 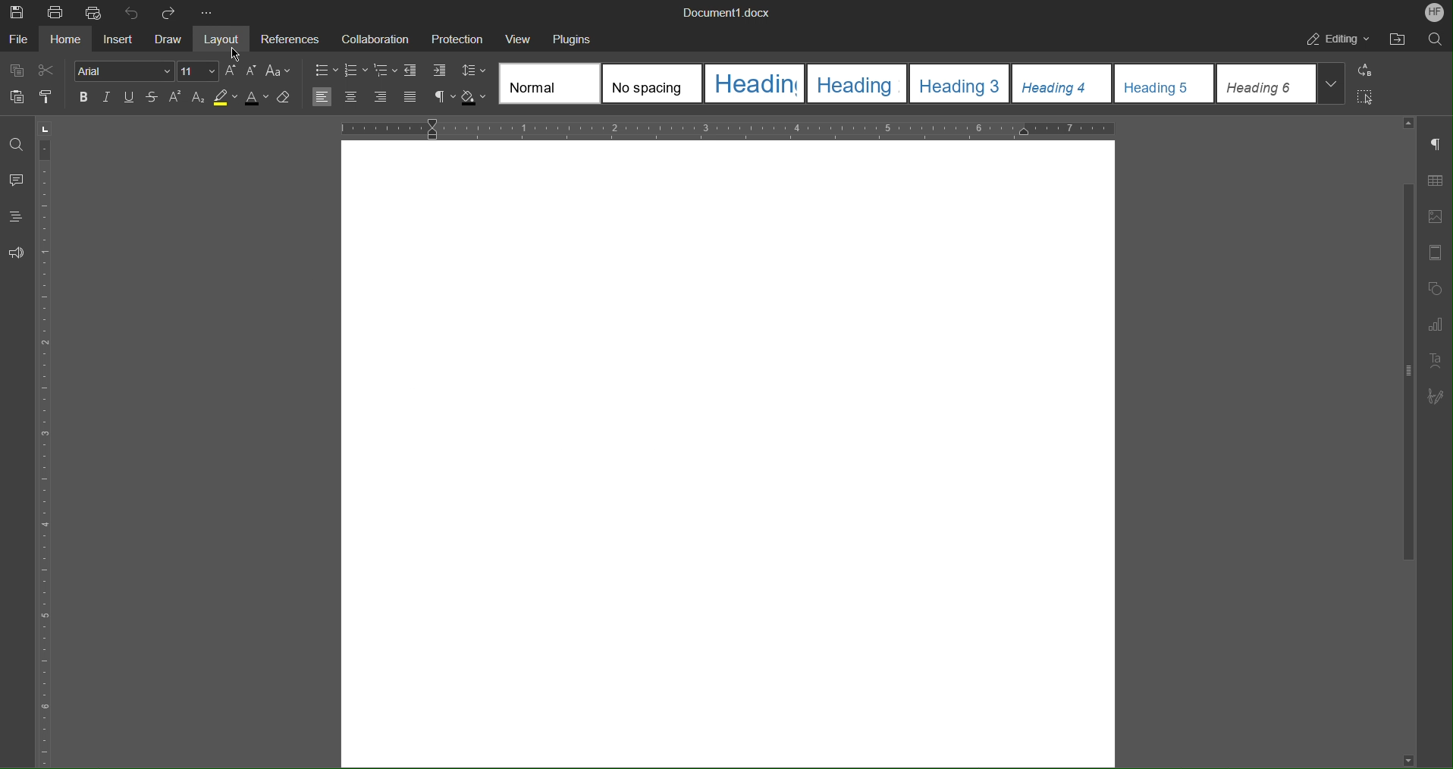 I want to click on Collaboration, so click(x=371, y=37).